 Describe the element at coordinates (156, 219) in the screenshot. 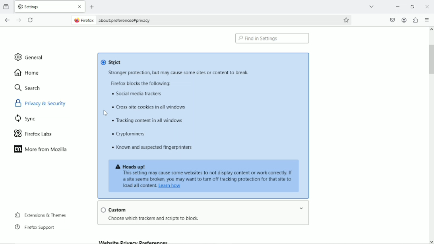

I see `text` at that location.